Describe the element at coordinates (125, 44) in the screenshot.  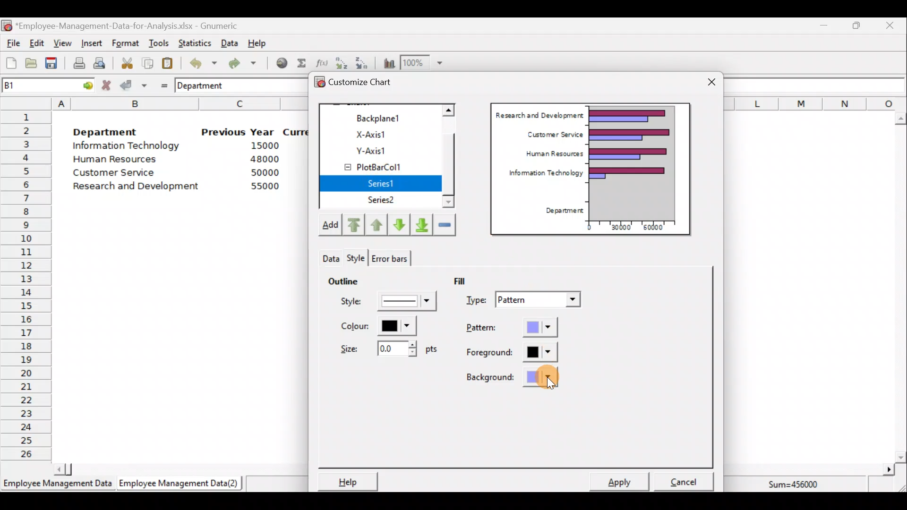
I see `Format` at that location.